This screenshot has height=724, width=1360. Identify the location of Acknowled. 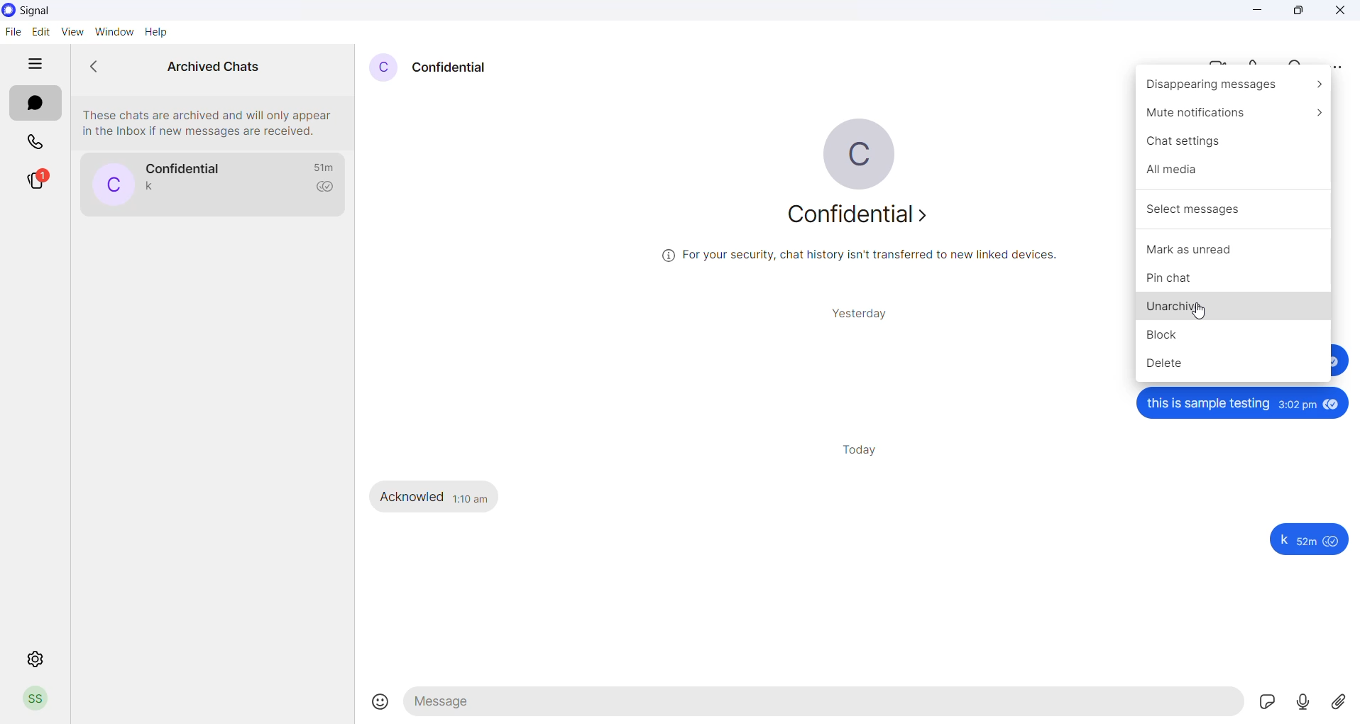
(412, 496).